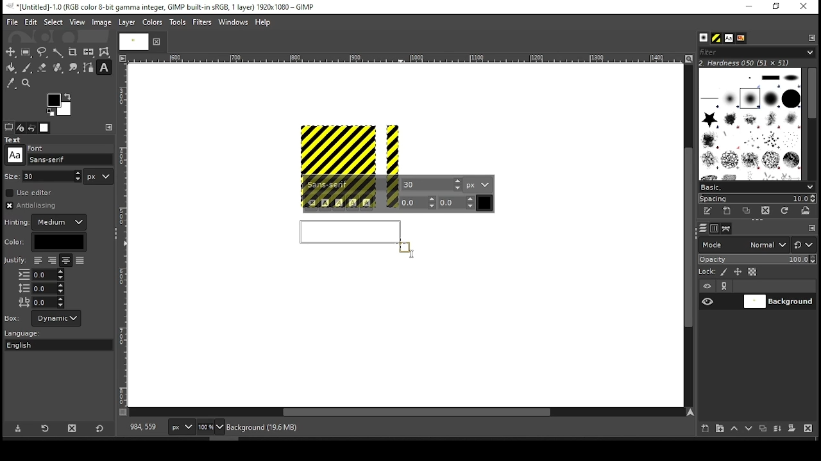 This screenshot has height=461, width=821. What do you see at coordinates (38, 260) in the screenshot?
I see `justify left` at bounding box center [38, 260].